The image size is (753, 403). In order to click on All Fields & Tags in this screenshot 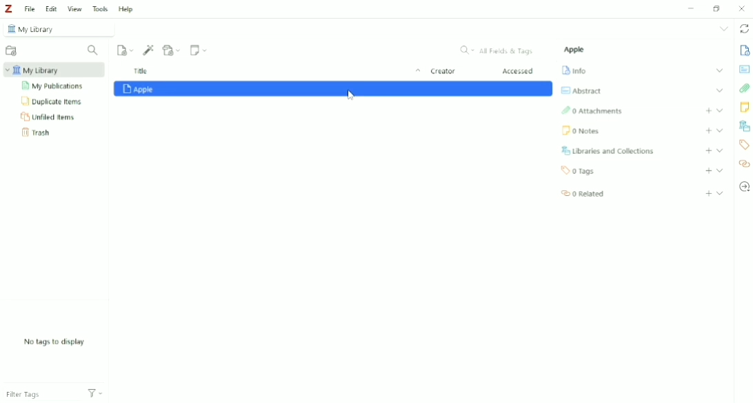, I will do `click(496, 50)`.